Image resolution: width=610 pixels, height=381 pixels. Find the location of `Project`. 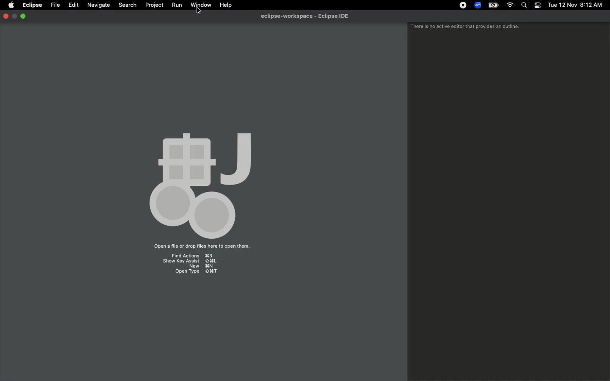

Project is located at coordinates (152, 5).